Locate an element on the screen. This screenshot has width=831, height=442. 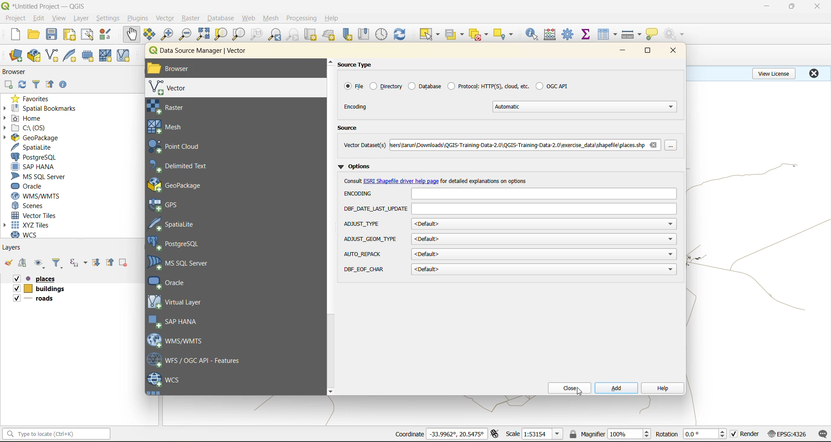
tool box is located at coordinates (569, 33).